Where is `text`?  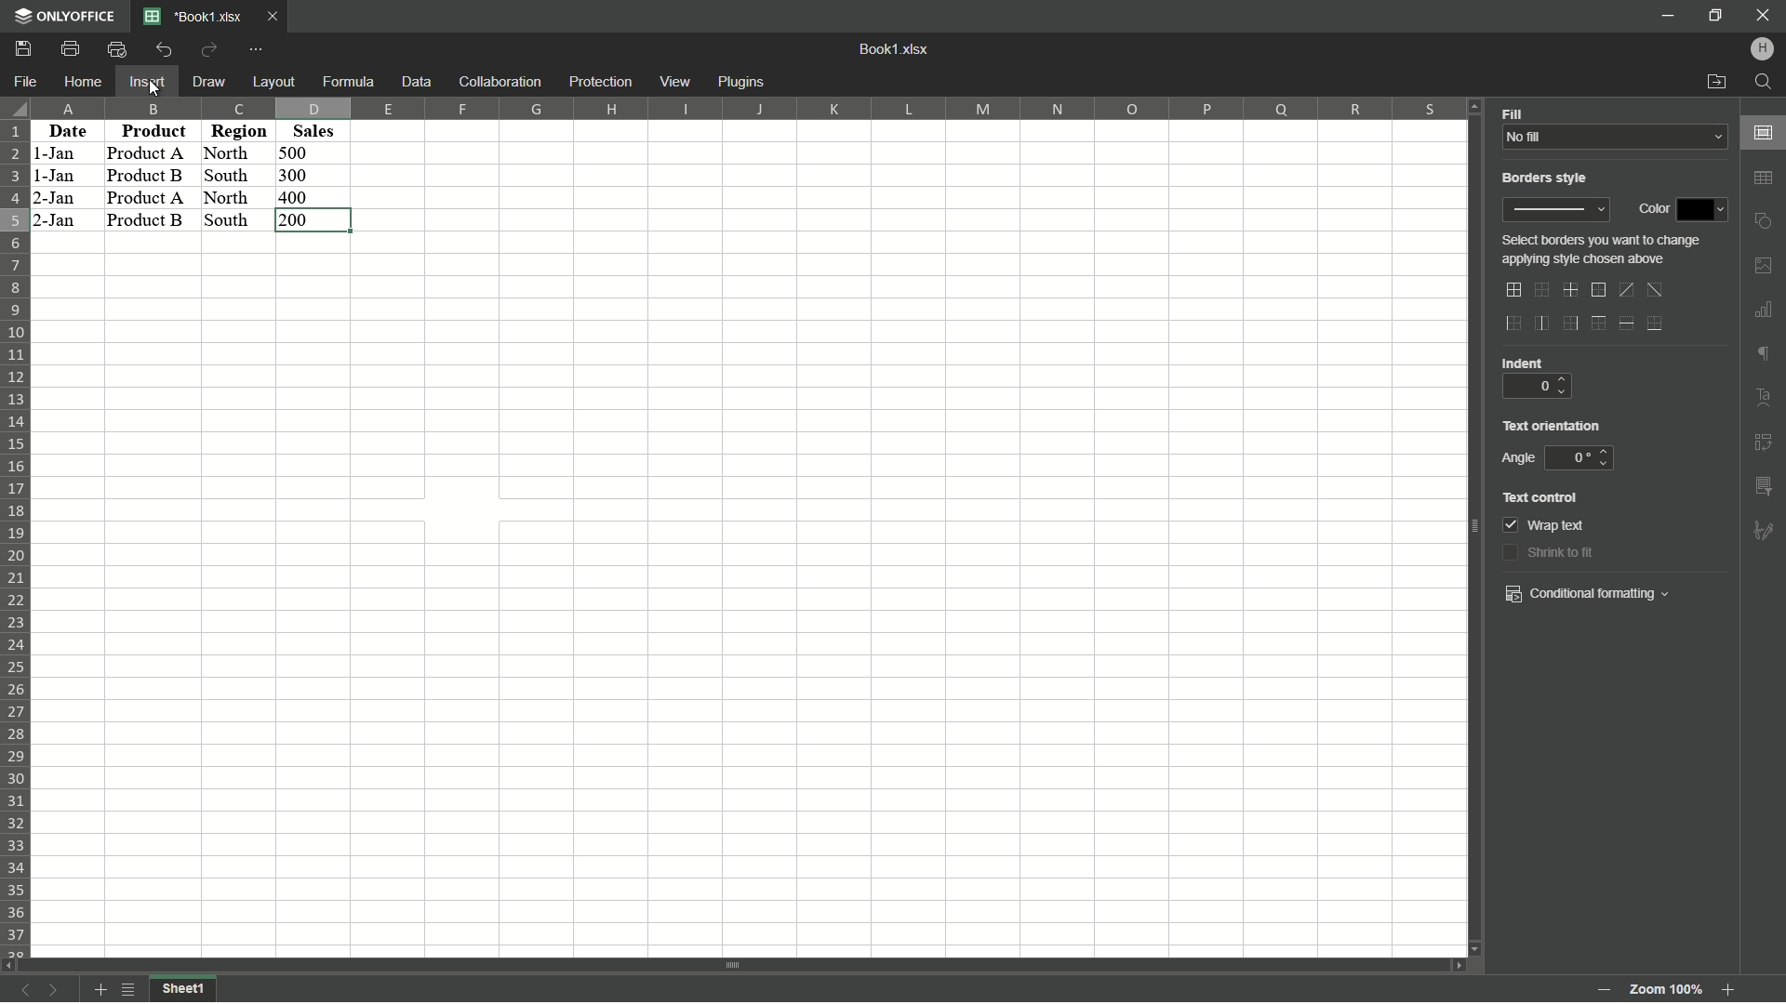
text is located at coordinates (1601, 249).